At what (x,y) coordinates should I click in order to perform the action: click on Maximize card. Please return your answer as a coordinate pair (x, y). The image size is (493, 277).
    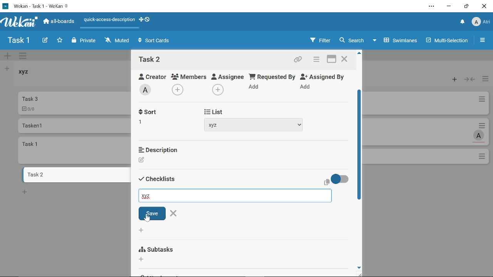
    Looking at the image, I should click on (332, 60).